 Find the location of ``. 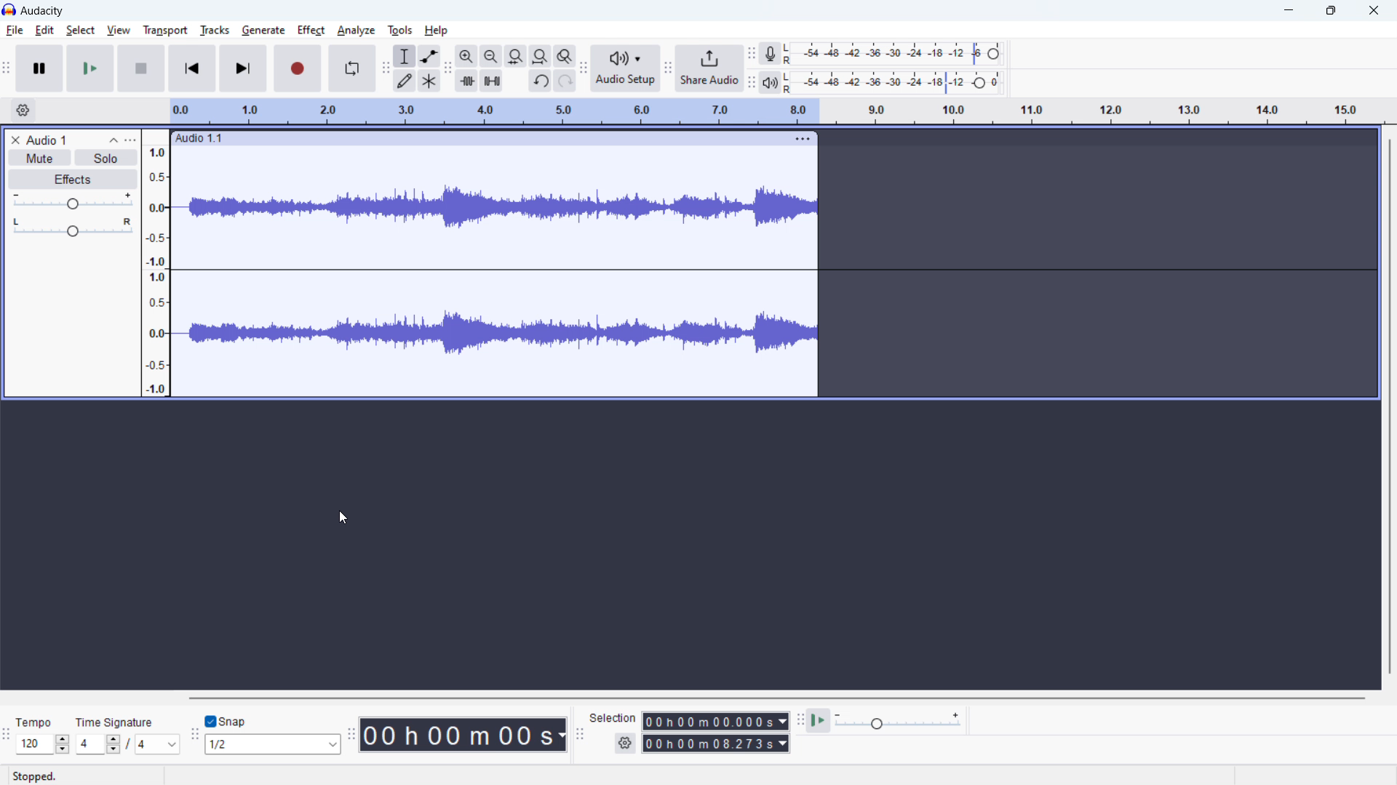

 is located at coordinates (352, 68).